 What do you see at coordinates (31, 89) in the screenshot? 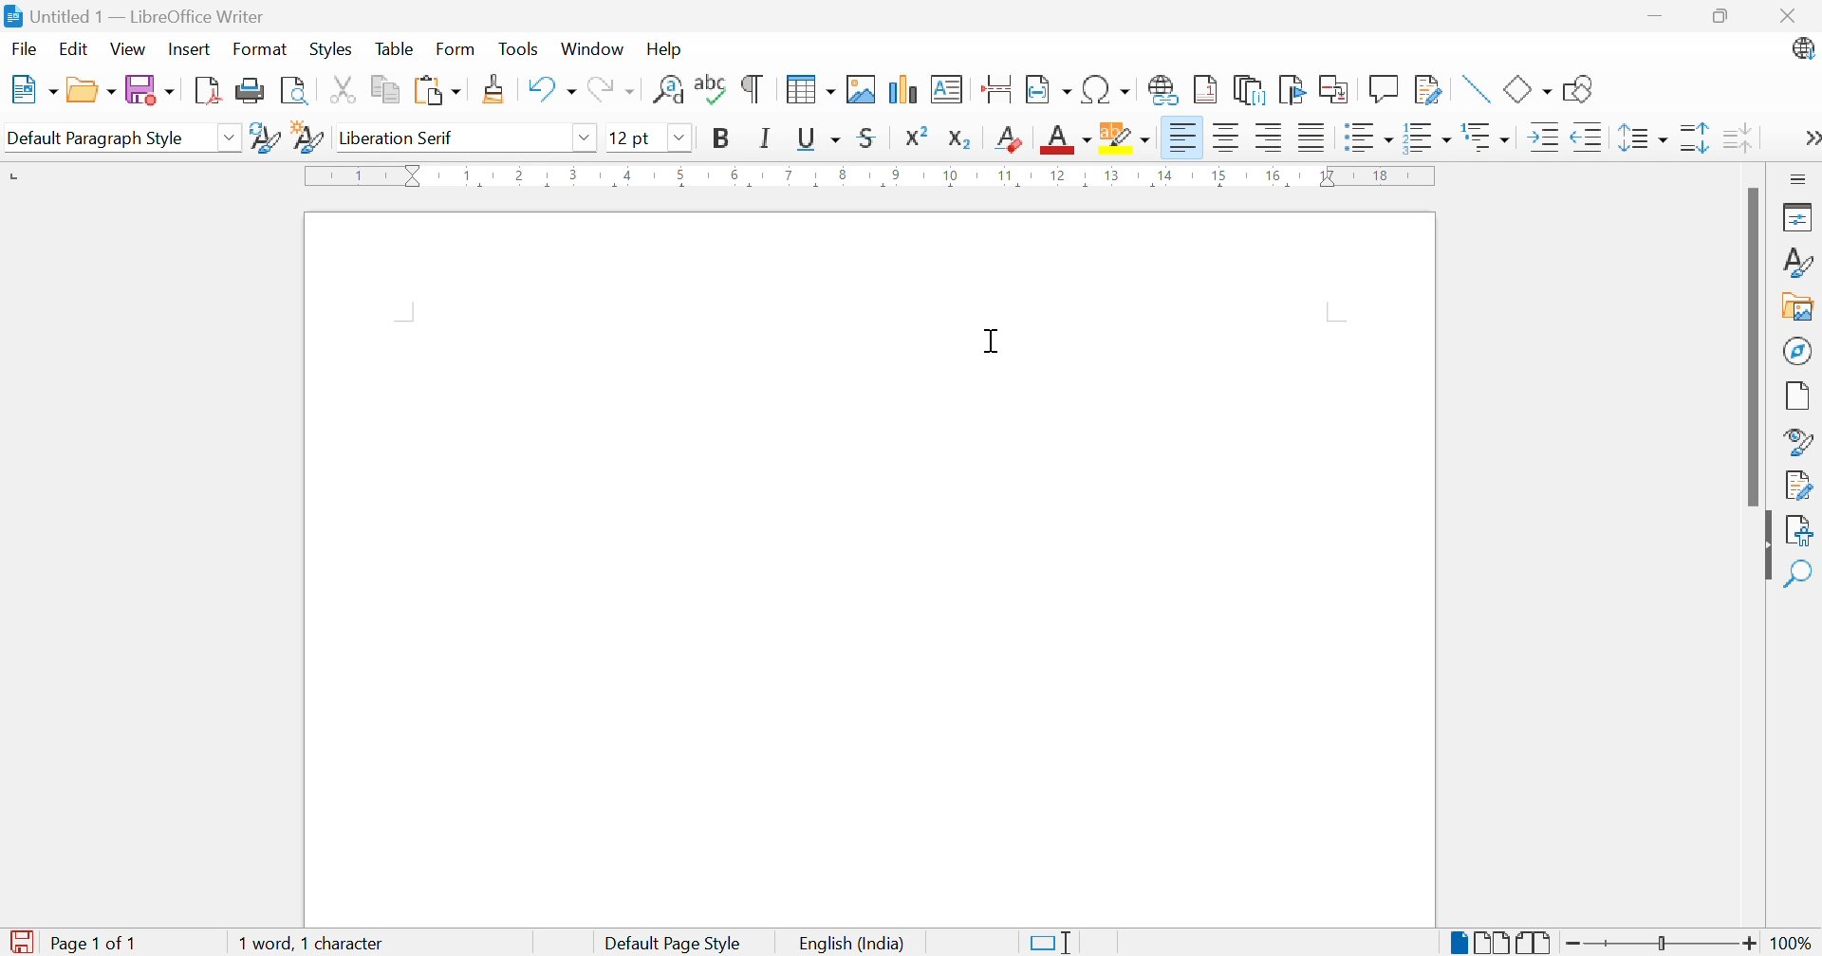
I see `New` at bounding box center [31, 89].